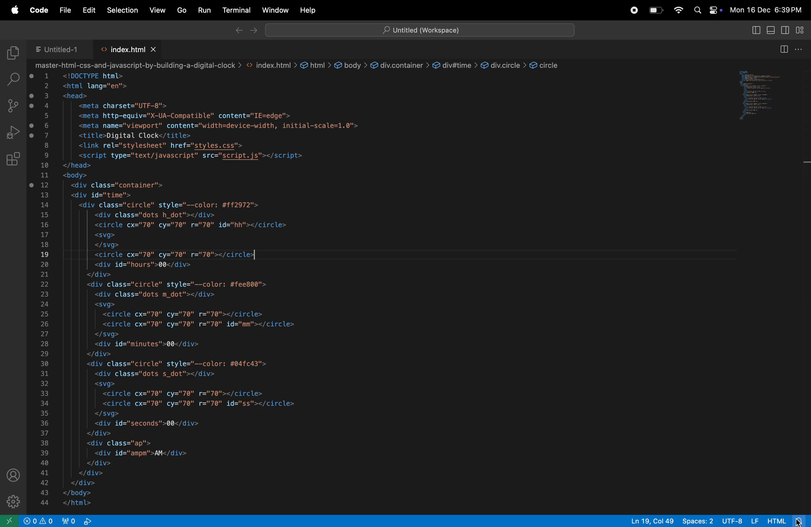 Image resolution: width=811 pixels, height=527 pixels. Describe the element at coordinates (420, 29) in the screenshot. I see `workspace` at that location.